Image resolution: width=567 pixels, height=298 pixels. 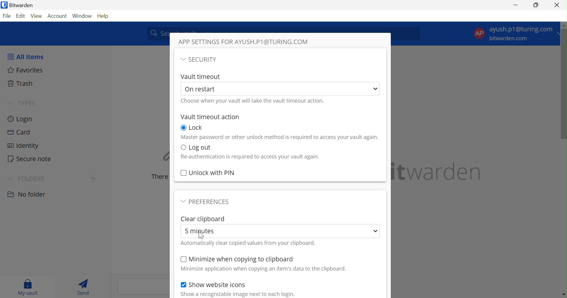 What do you see at coordinates (243, 41) in the screenshot?
I see `APP SETTINGS FOR AYUSH.P1@TURING.COM` at bounding box center [243, 41].